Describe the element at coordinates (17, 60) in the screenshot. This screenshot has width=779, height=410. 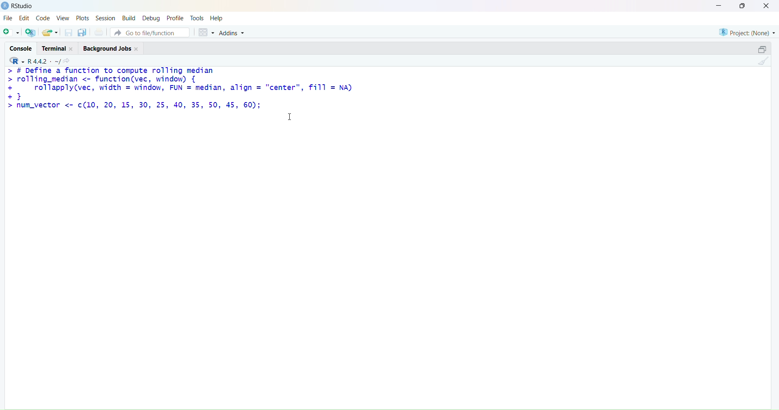
I see `R` at that location.